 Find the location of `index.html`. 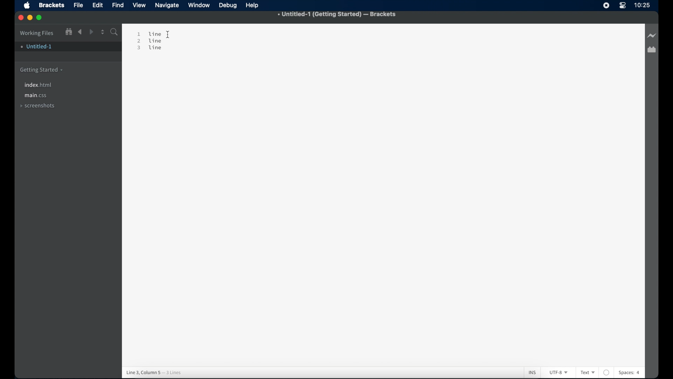

index.html is located at coordinates (39, 85).